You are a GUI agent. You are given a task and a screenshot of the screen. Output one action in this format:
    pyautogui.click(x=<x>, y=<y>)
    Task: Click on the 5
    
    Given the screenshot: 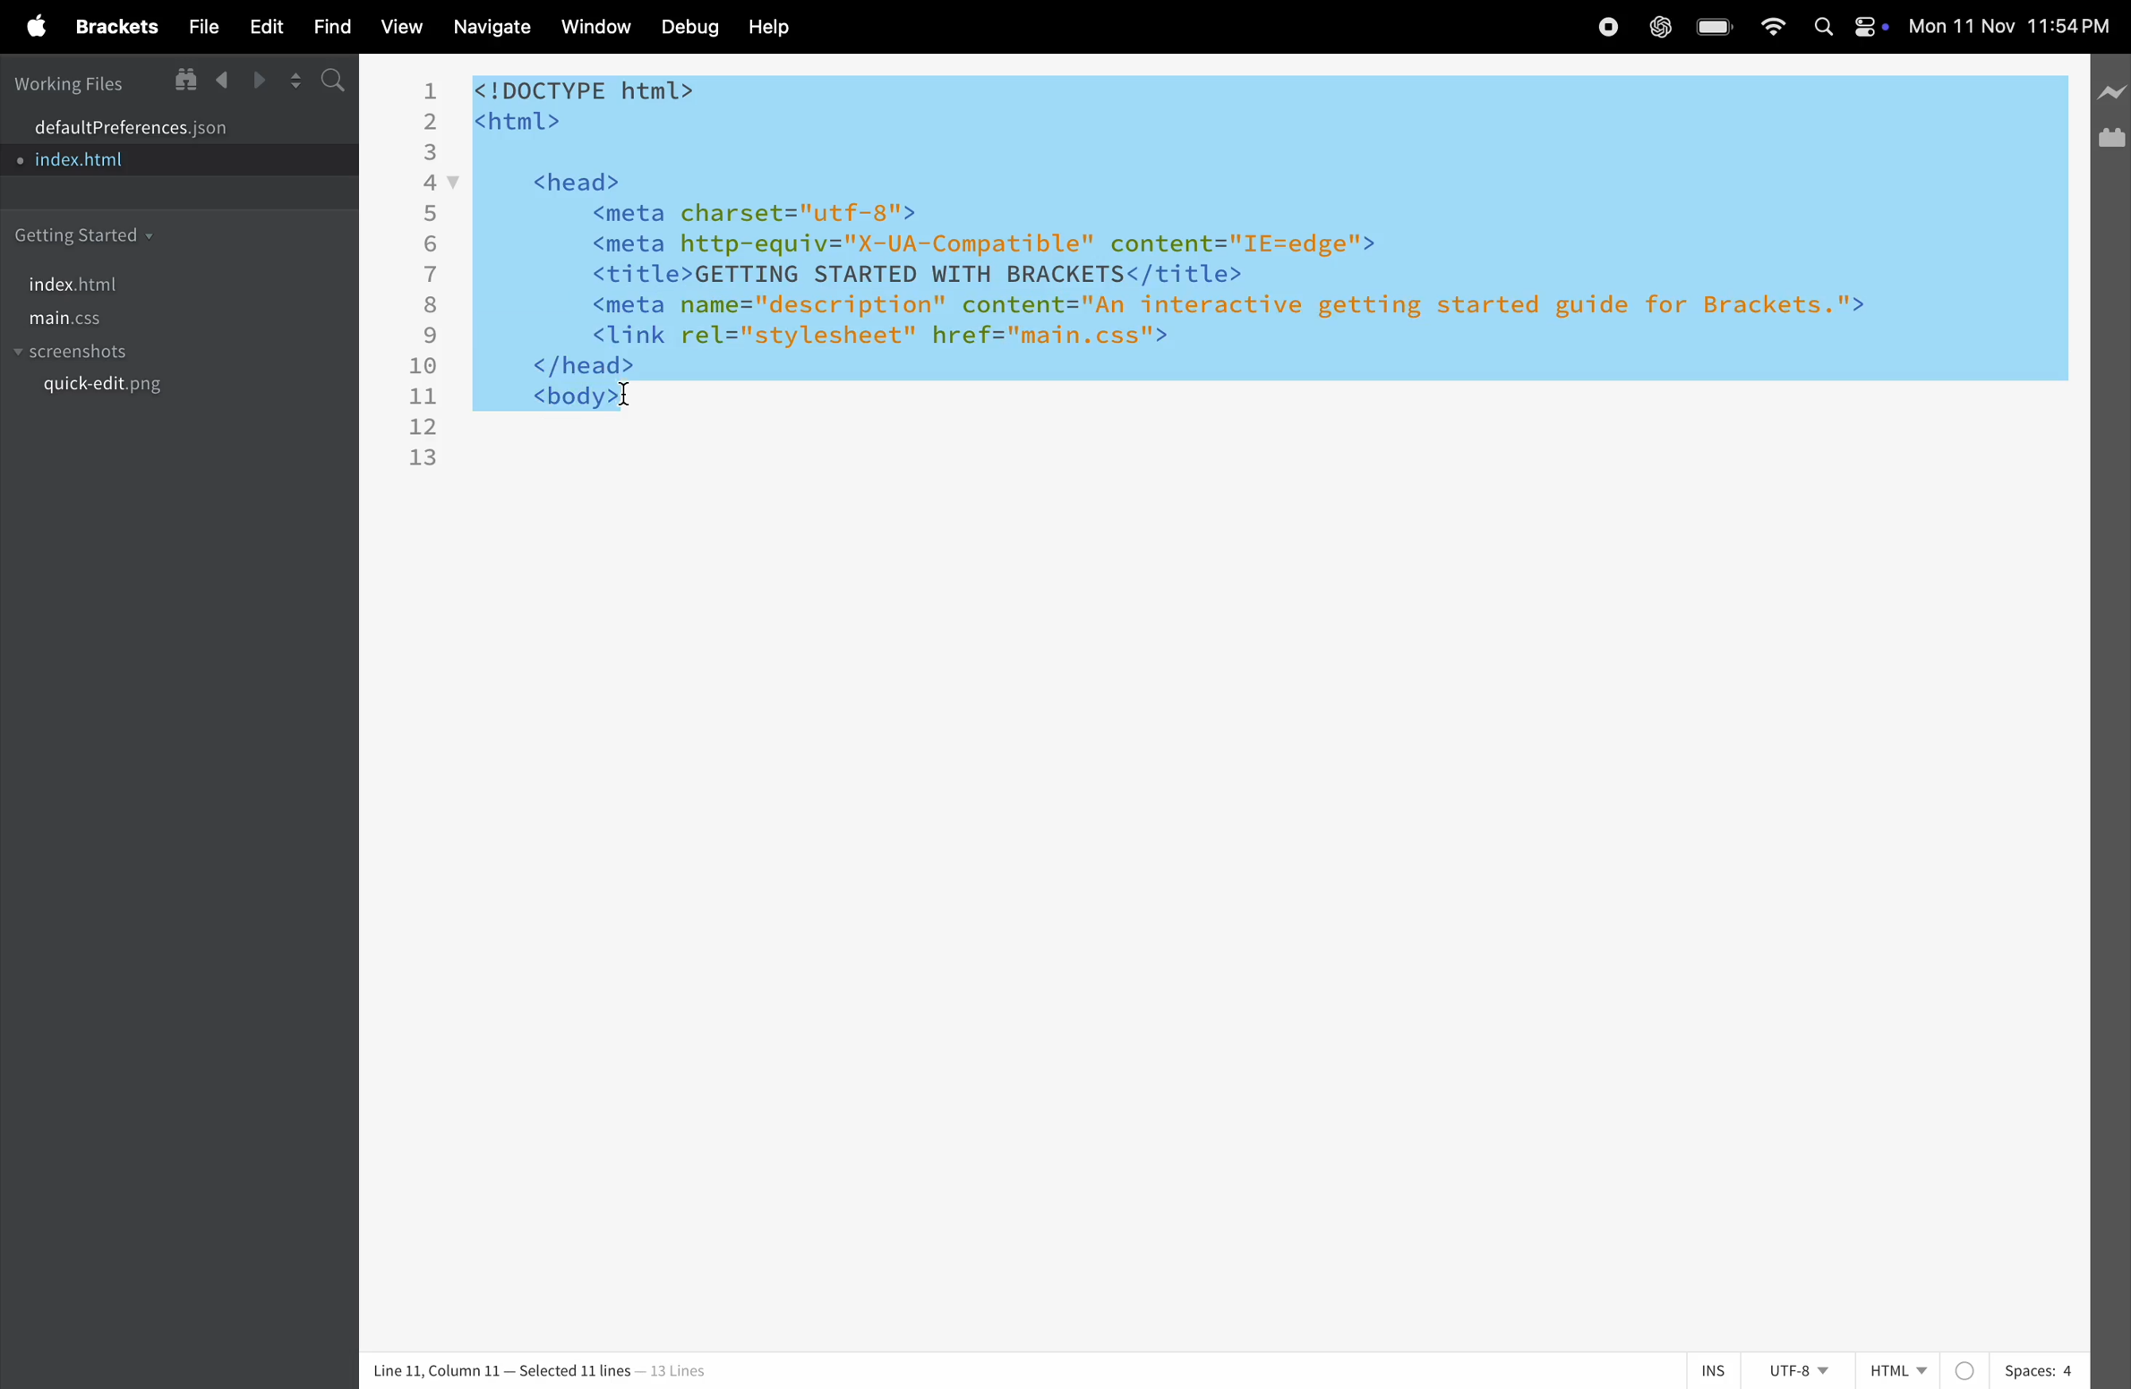 What is the action you would take?
    pyautogui.click(x=429, y=214)
    